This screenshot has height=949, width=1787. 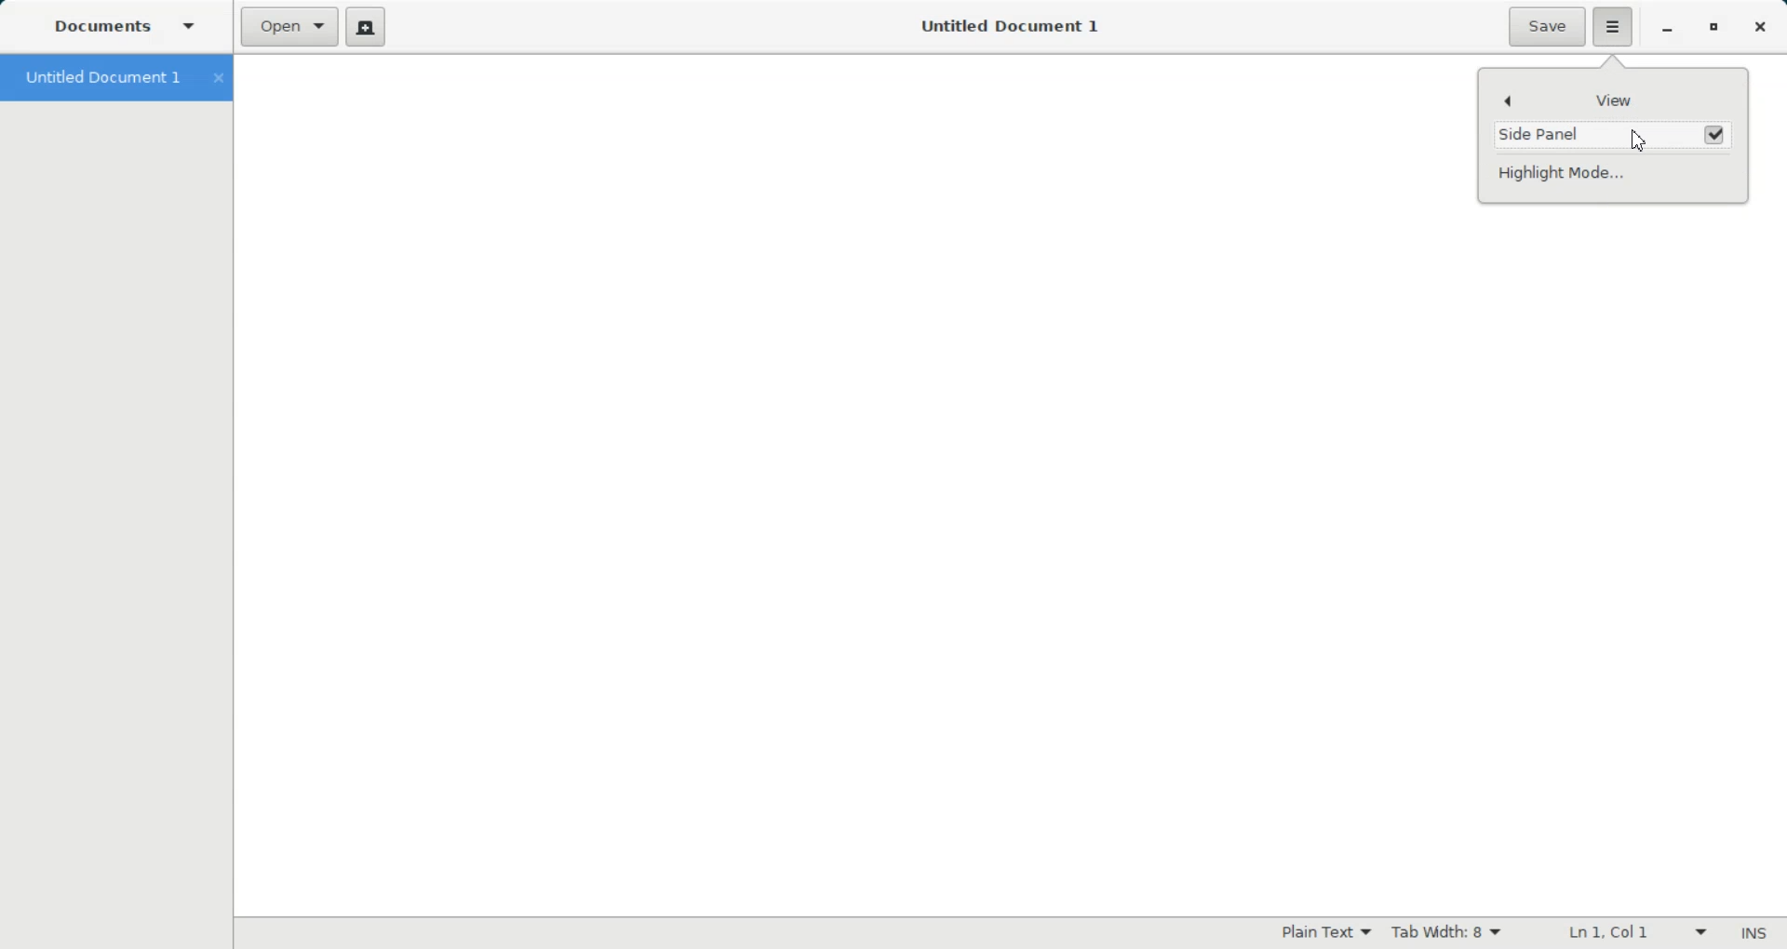 I want to click on Highlighting Mode, so click(x=1326, y=933).